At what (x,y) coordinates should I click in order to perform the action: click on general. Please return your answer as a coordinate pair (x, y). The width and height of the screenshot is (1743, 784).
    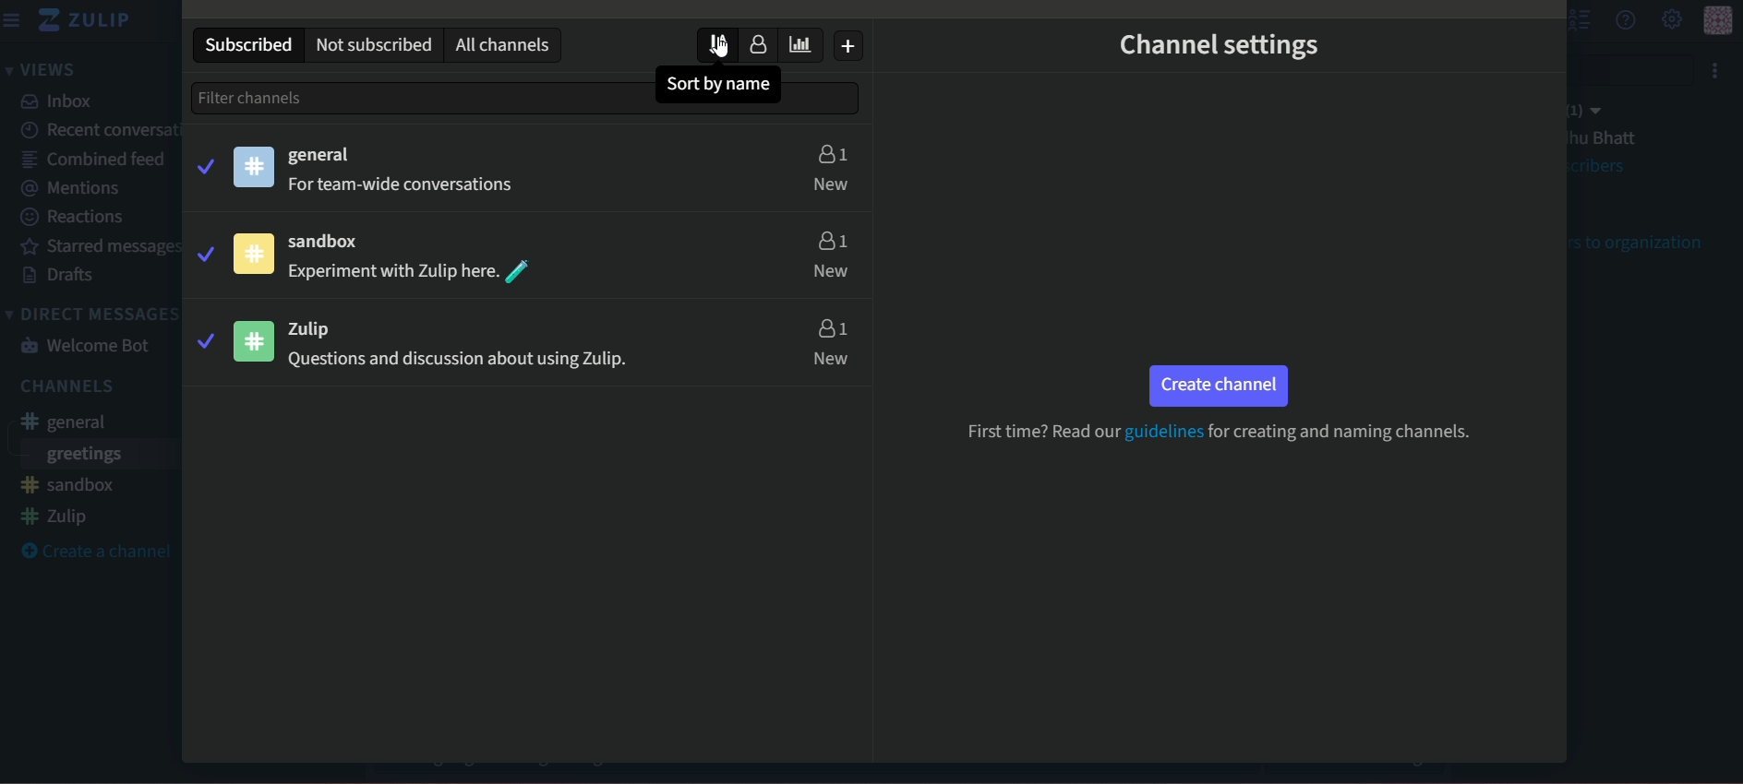
    Looking at the image, I should click on (318, 156).